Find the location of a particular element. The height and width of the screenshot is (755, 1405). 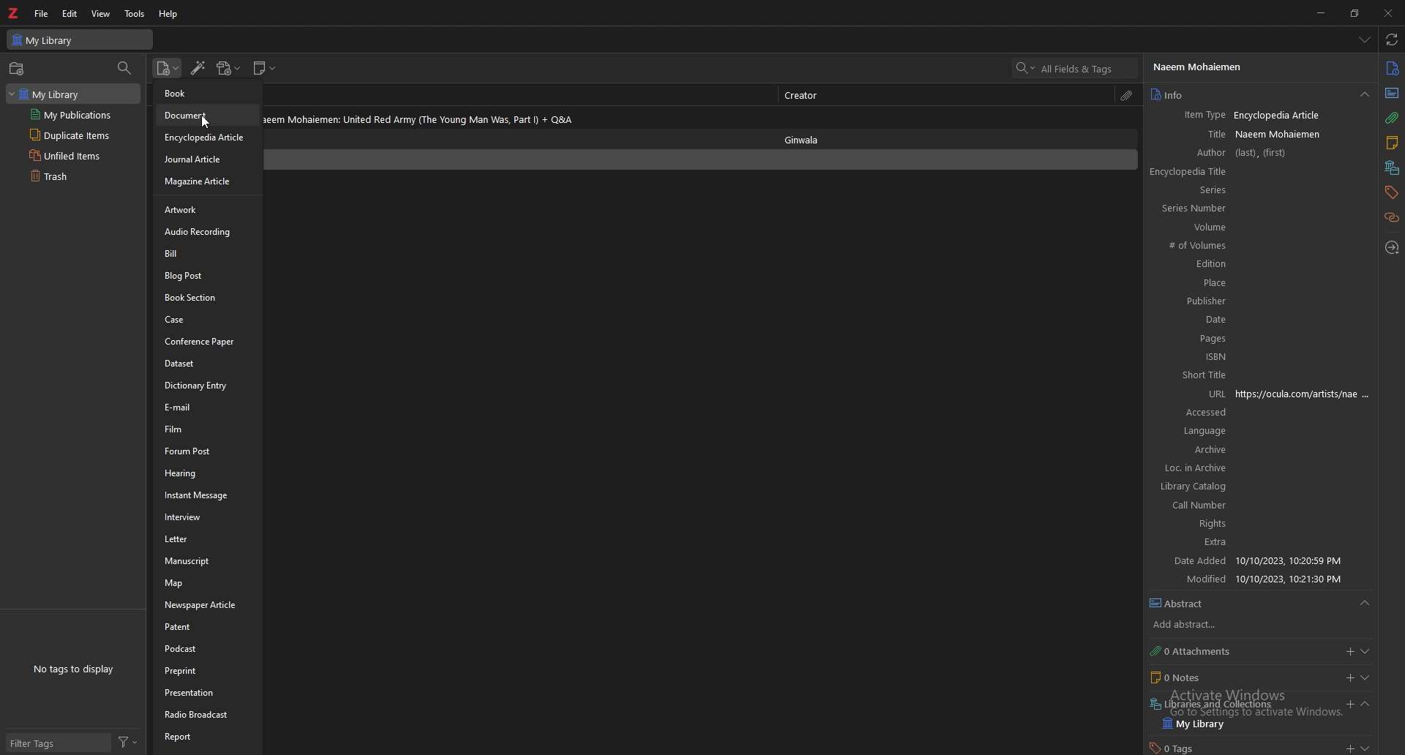

ginwala is located at coordinates (810, 138).